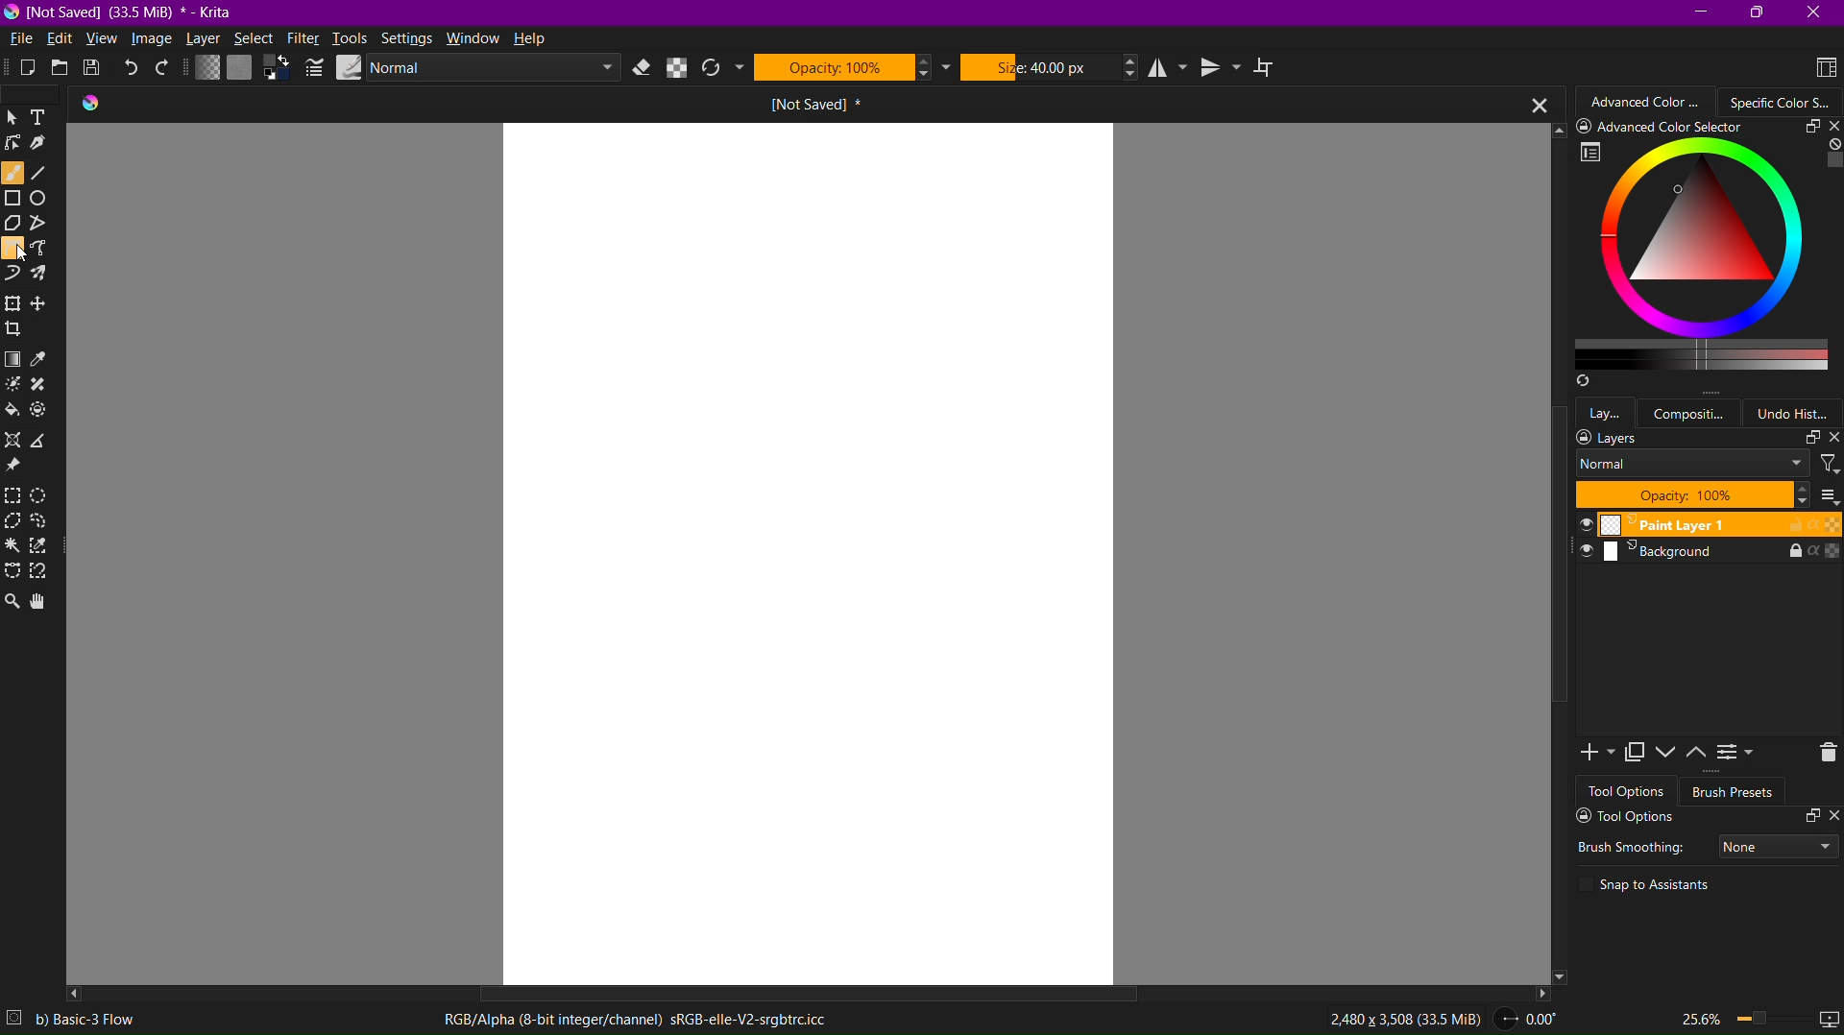  Describe the element at coordinates (126, 12) in the screenshot. I see `Window Name` at that location.